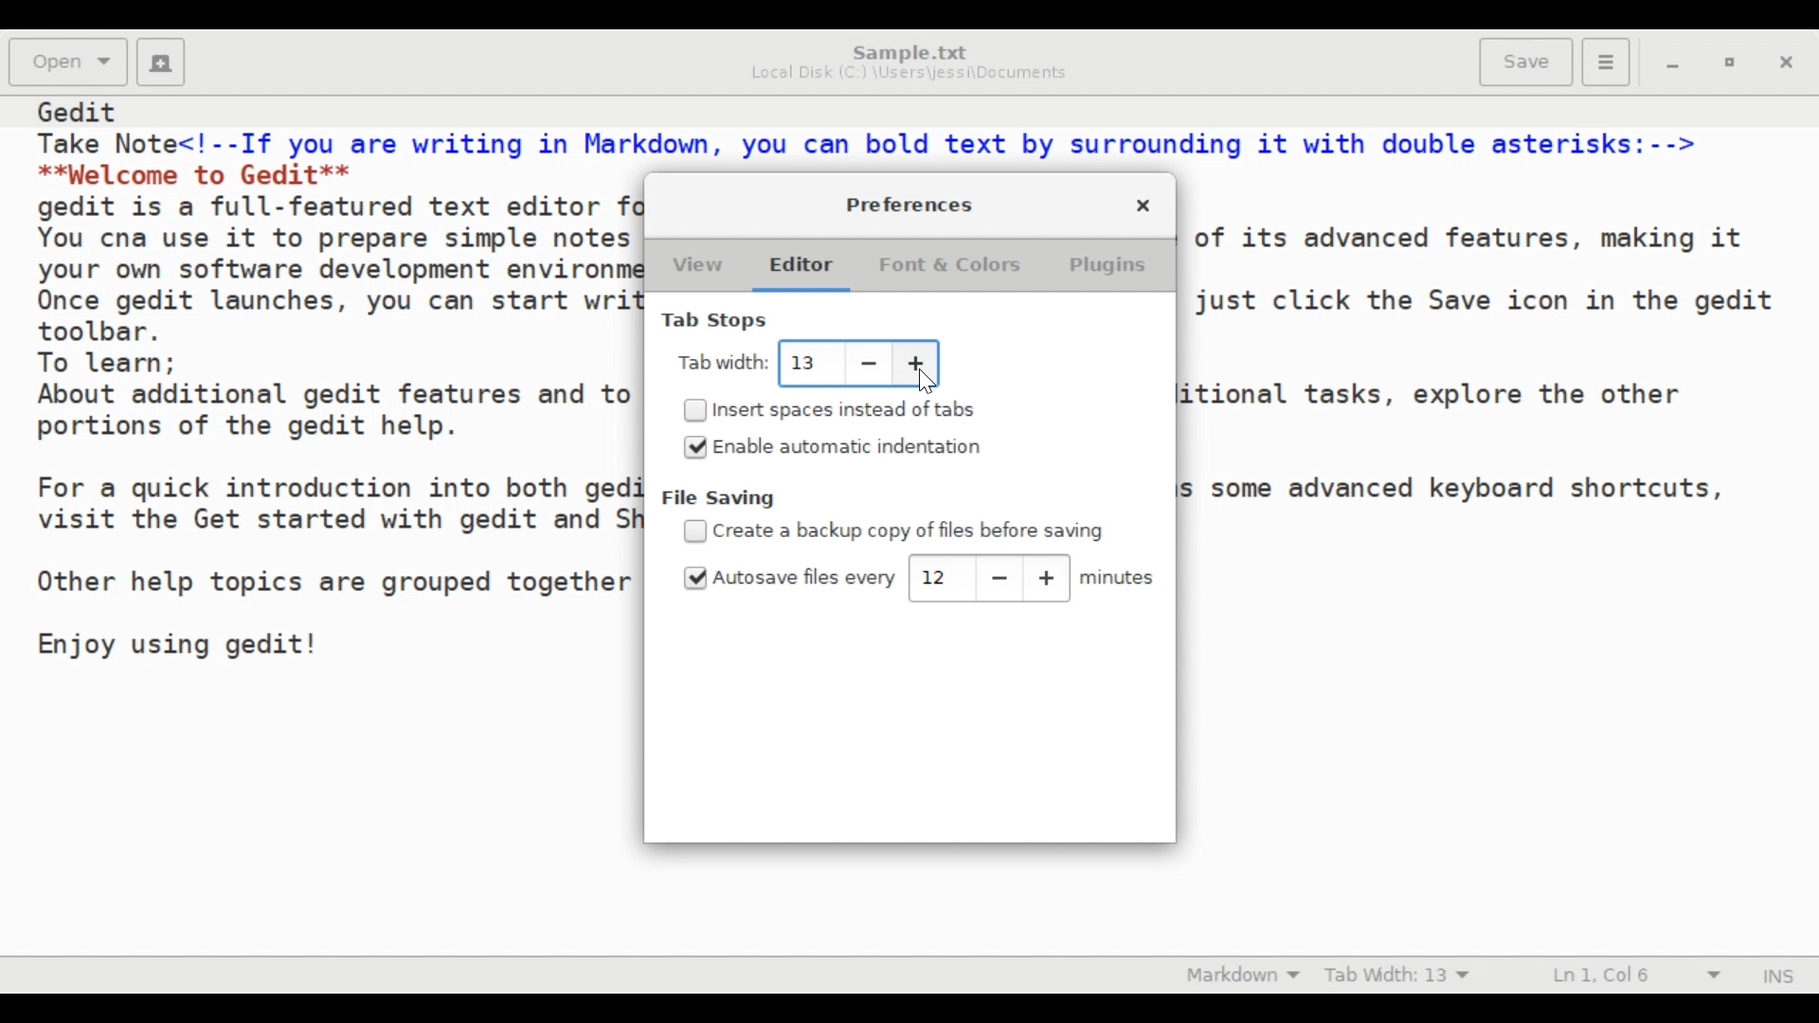  Describe the element at coordinates (936, 576) in the screenshot. I see `Adjust autosave time: 12` at that location.